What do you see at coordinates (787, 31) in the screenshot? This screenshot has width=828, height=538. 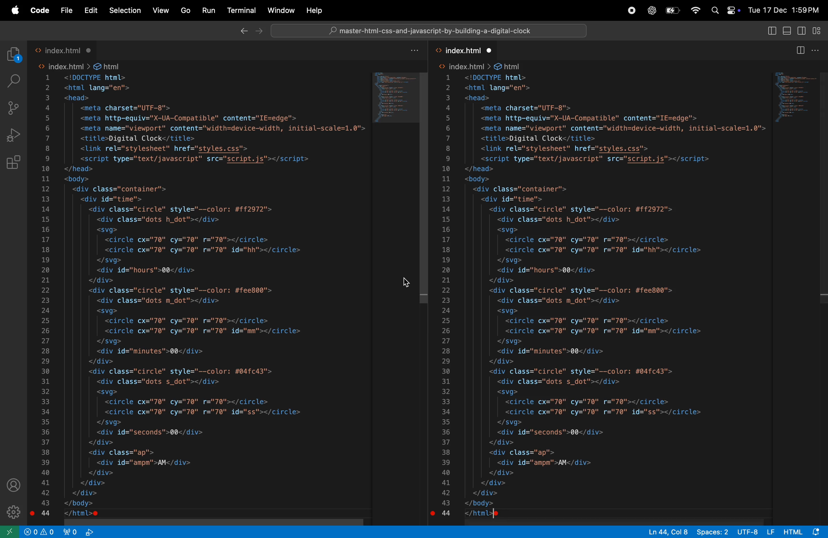 I see `toggle primary panel` at bounding box center [787, 31].